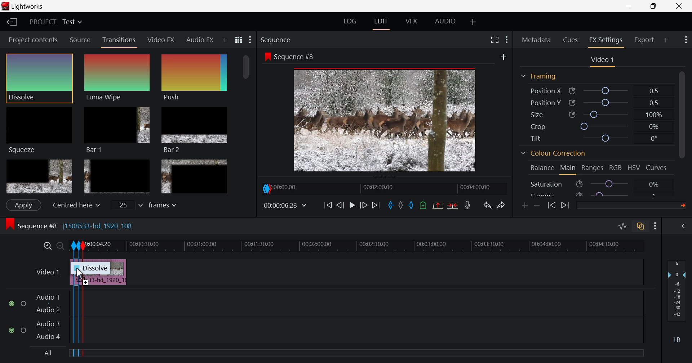 The image size is (692, 363). I want to click on Segment In & Out Marks Made, so click(77, 324).